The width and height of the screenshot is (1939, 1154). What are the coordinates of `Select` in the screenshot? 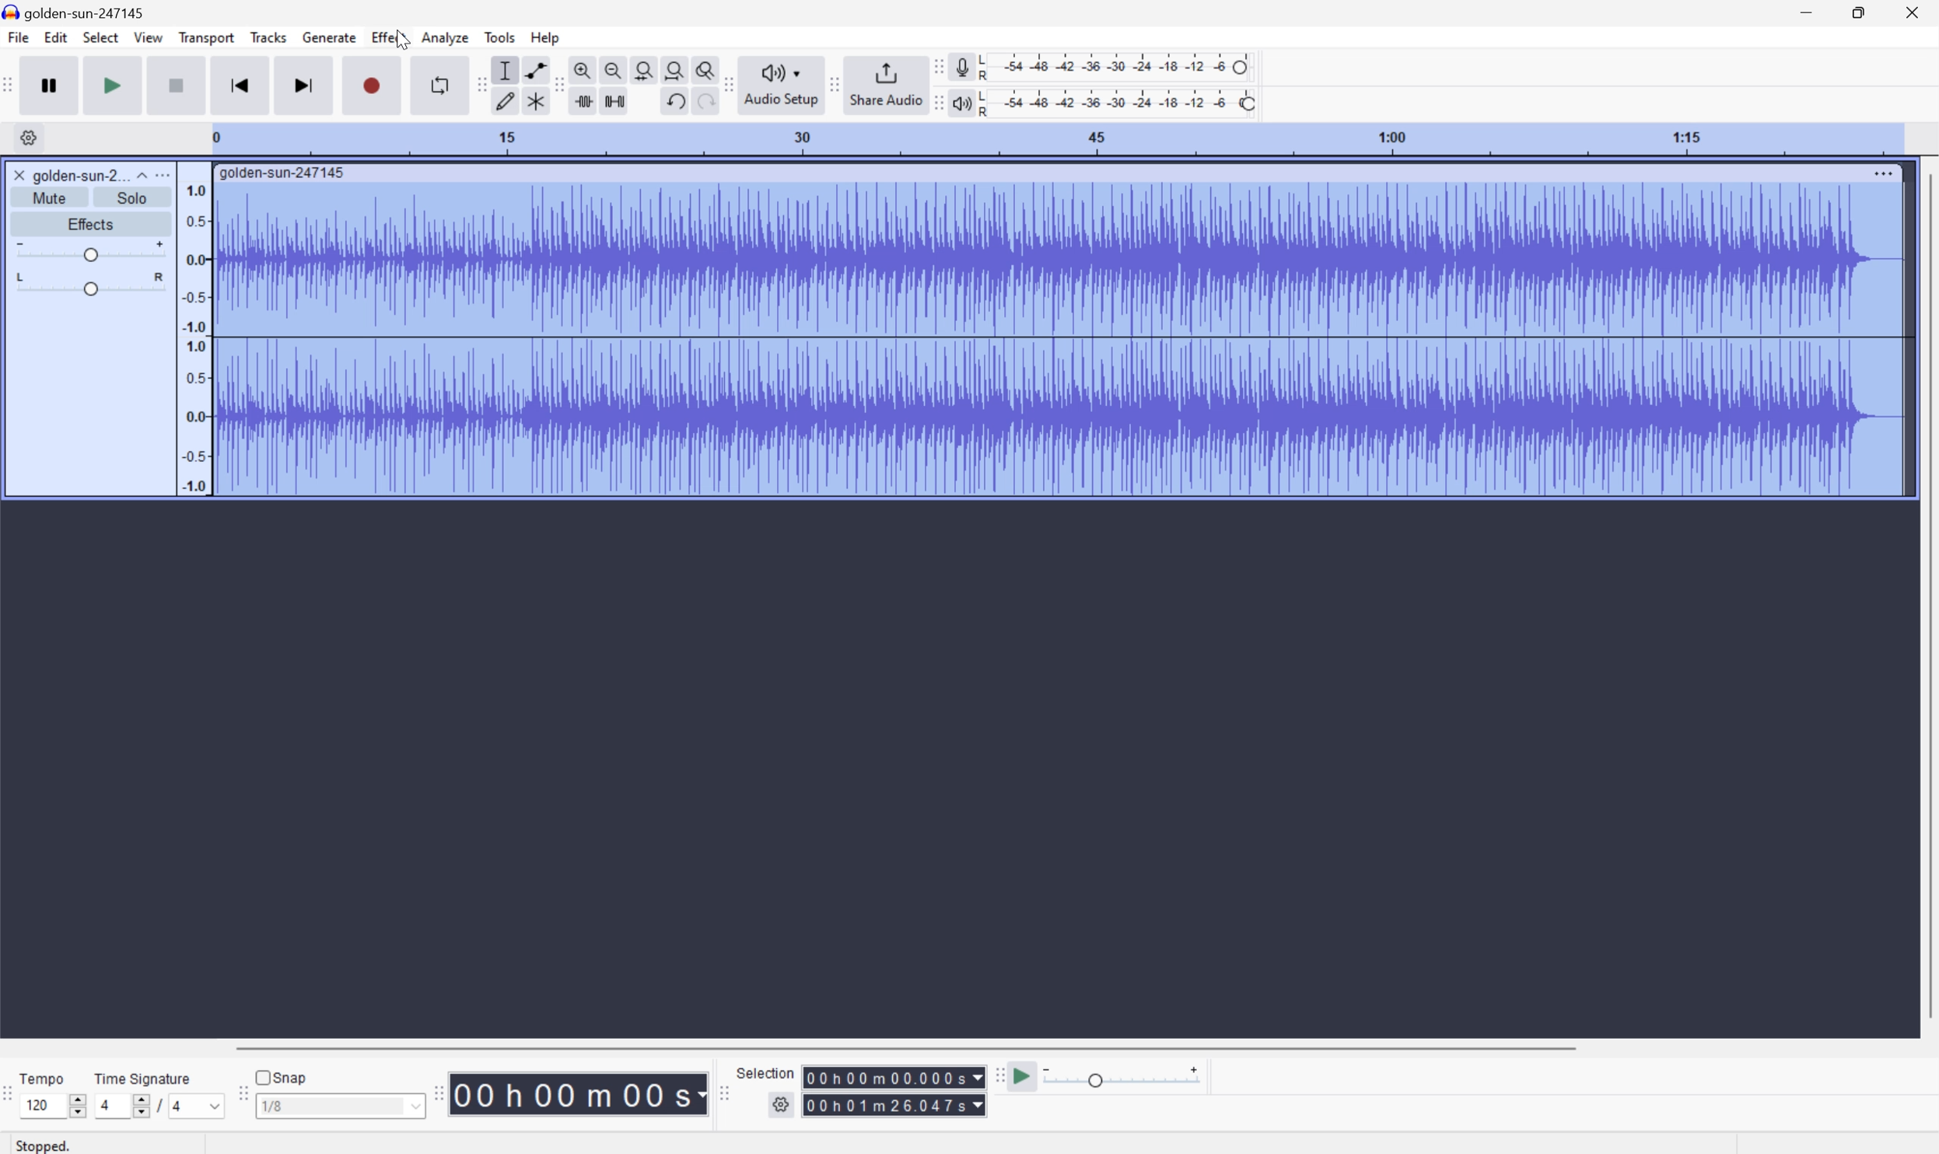 It's located at (100, 37).